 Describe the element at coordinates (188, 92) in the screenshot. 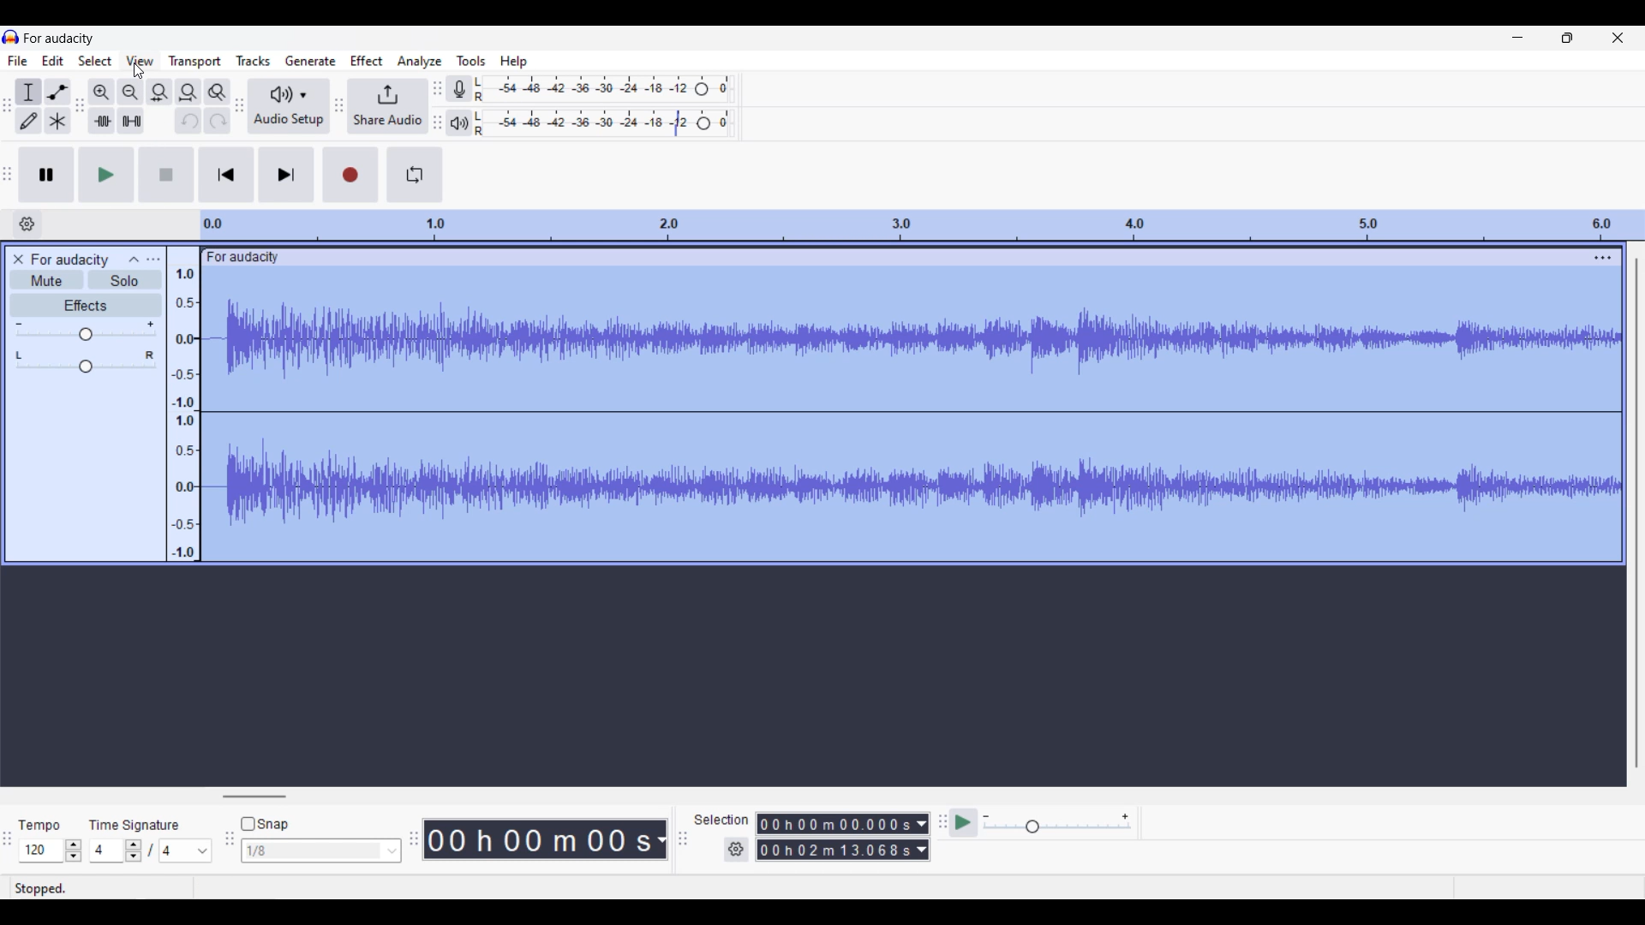

I see `Fit project to width` at that location.